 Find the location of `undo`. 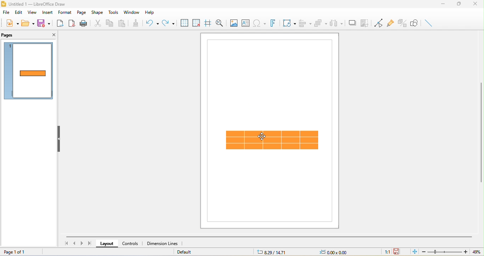

undo is located at coordinates (153, 24).